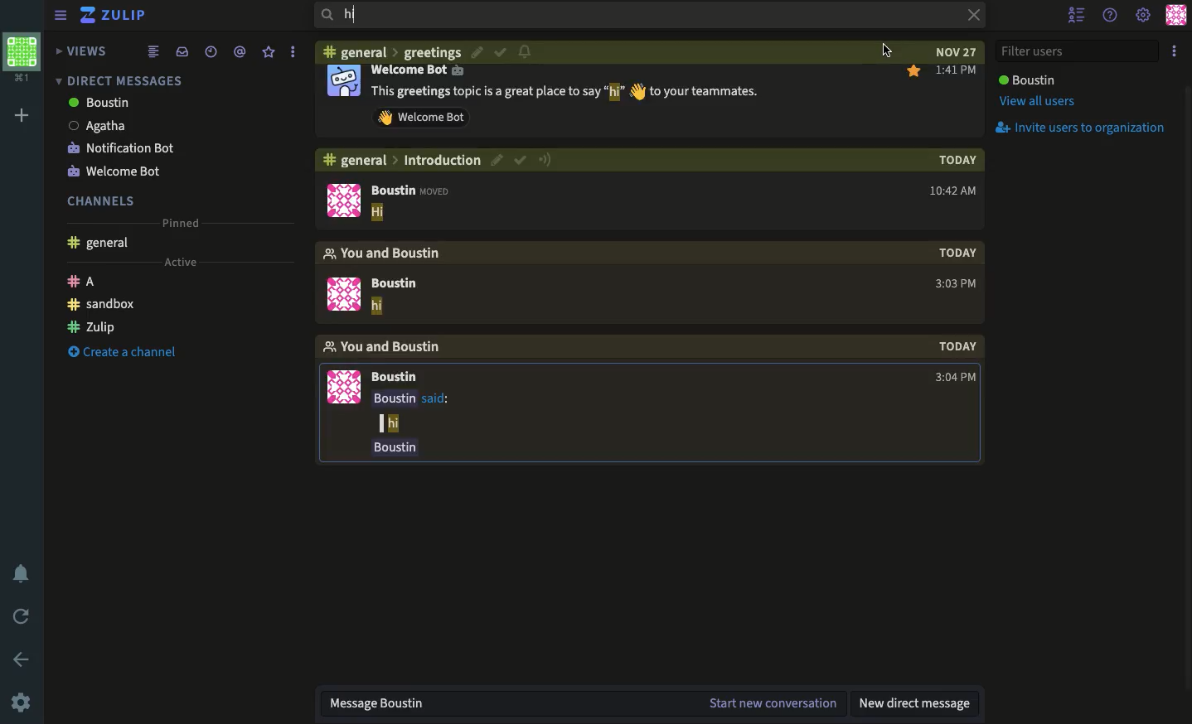 The height and width of the screenshot is (724, 1192). Describe the element at coordinates (383, 253) in the screenshot. I see `you and boustin` at that location.